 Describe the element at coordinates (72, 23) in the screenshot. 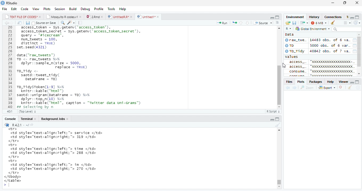

I see `code tools` at that location.